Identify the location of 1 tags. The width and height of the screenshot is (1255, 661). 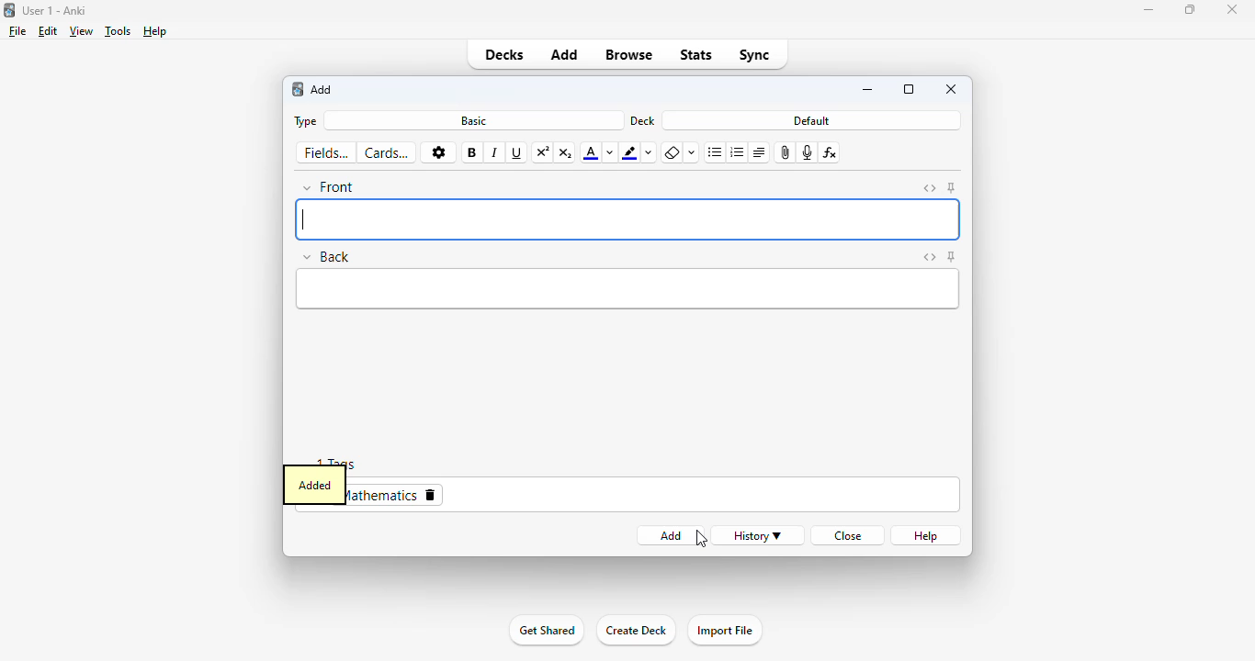
(324, 461).